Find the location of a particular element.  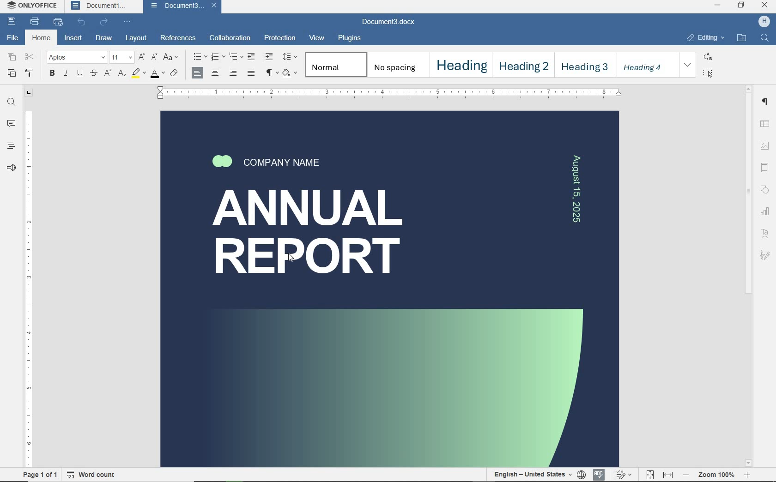

numbering is located at coordinates (218, 57).